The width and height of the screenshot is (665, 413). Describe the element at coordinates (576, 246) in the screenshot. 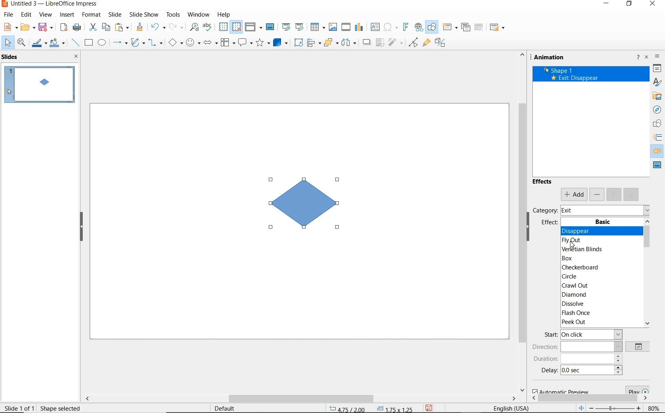

I see `cursor` at that location.